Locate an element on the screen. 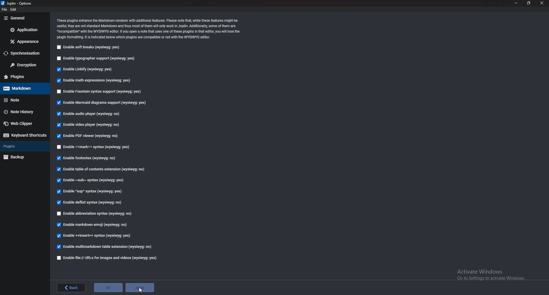  back is located at coordinates (71, 288).